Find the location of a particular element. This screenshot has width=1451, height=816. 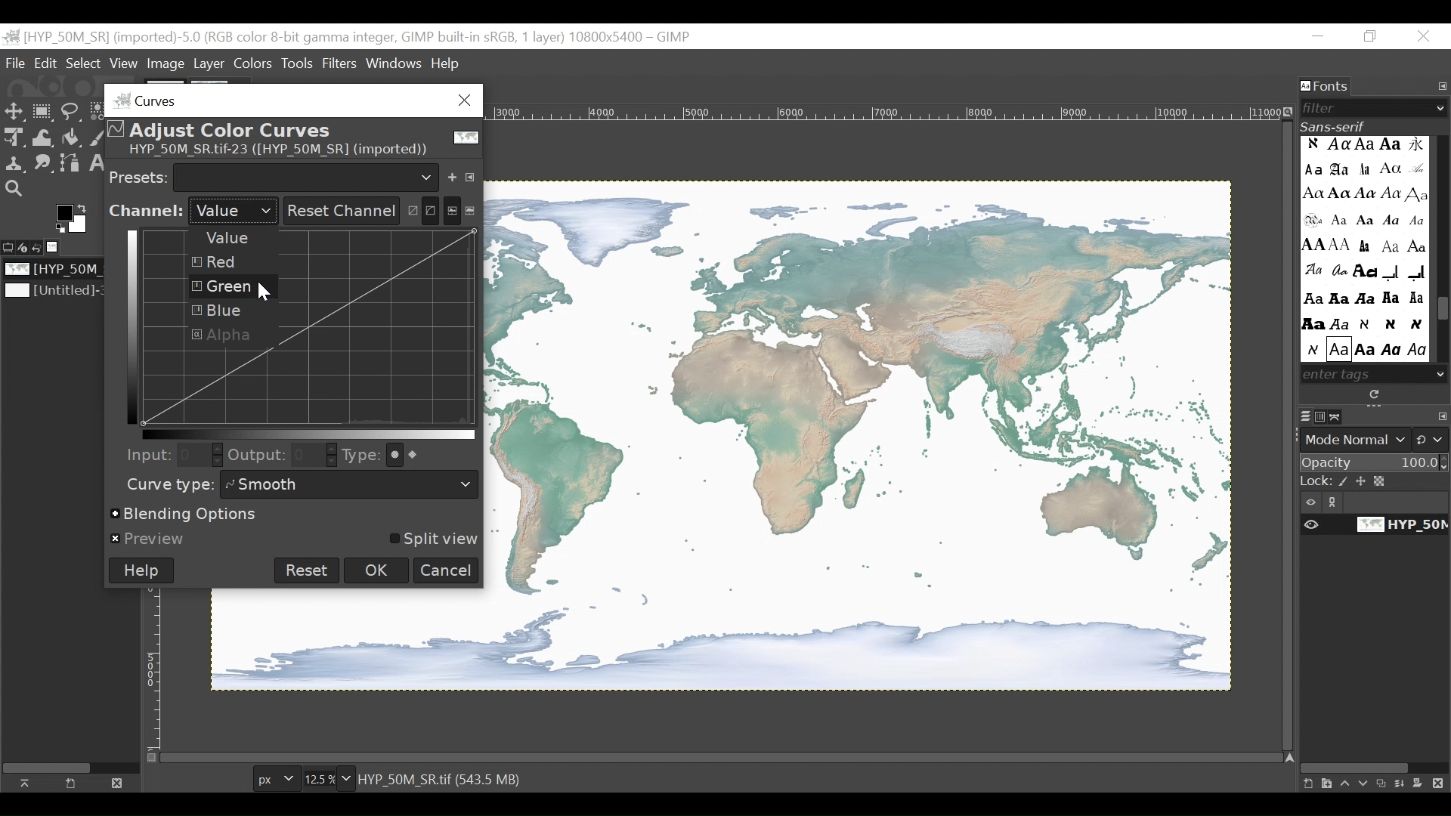

Scroll down is located at coordinates (1441, 373).